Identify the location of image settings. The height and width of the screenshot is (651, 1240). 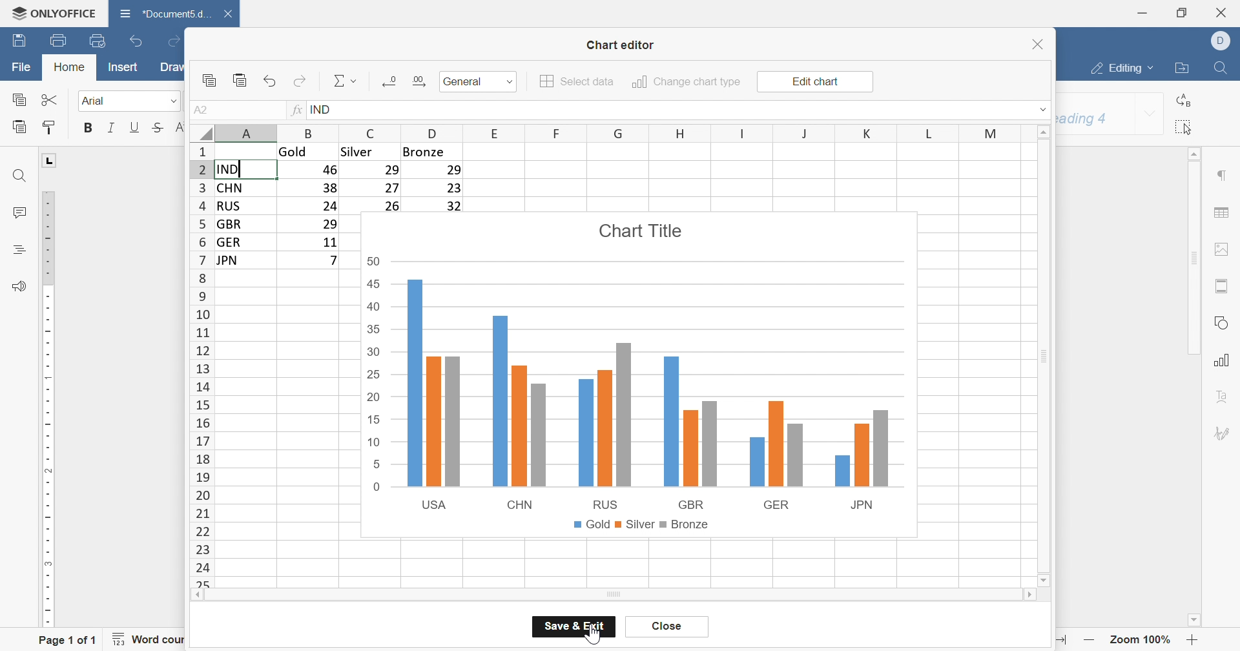
(1220, 250).